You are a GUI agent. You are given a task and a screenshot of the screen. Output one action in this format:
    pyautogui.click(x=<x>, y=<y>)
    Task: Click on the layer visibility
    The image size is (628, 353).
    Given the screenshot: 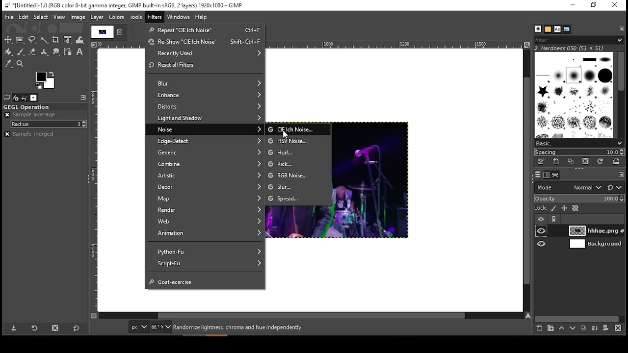 What is the action you would take?
    pyautogui.click(x=541, y=219)
    